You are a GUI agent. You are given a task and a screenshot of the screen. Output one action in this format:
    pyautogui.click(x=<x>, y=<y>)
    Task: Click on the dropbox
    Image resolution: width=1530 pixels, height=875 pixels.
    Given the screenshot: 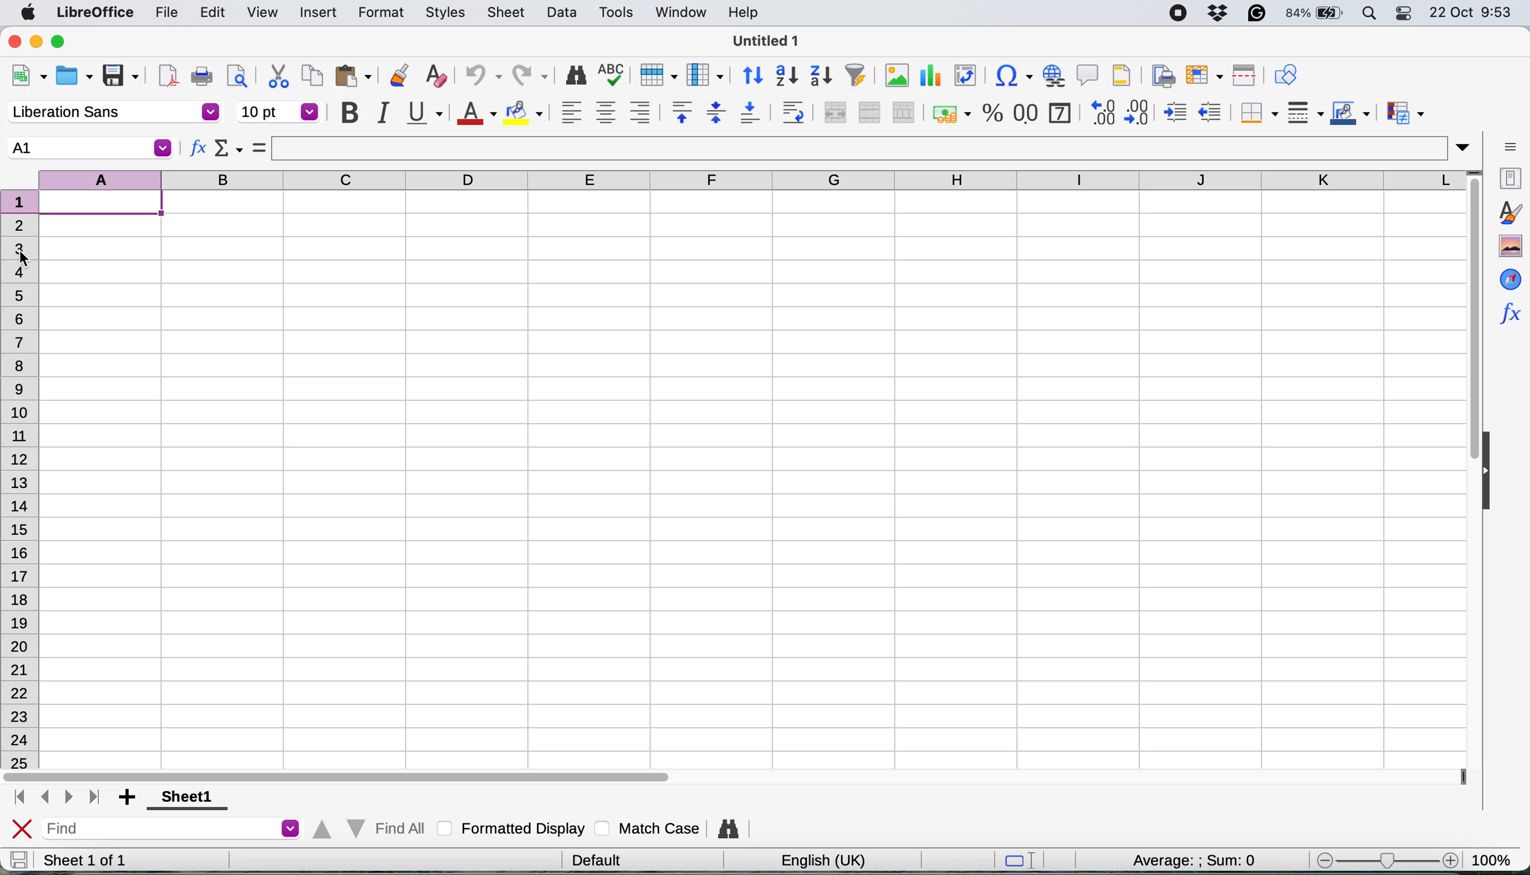 What is the action you would take?
    pyautogui.click(x=1222, y=13)
    